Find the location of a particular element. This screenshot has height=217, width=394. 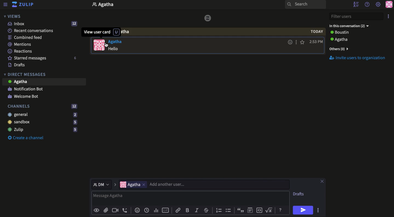

Welcome bot is located at coordinates (25, 96).